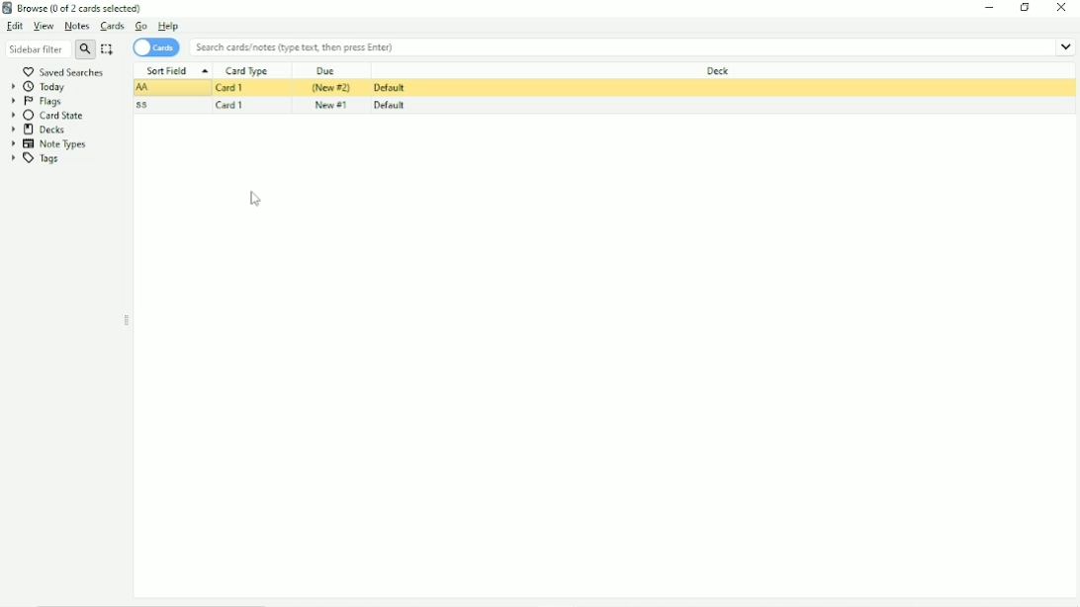  Describe the element at coordinates (47, 49) in the screenshot. I see `Sidebar filter` at that location.